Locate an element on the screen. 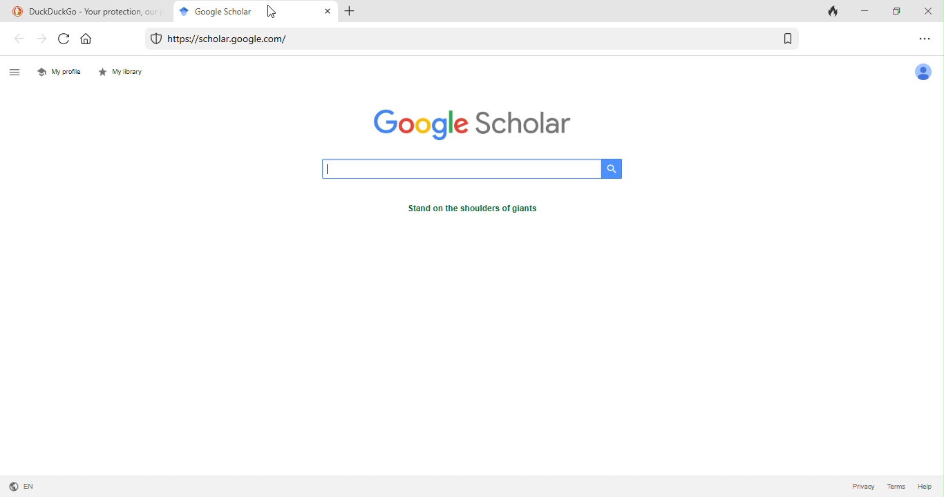  home is located at coordinates (92, 39).